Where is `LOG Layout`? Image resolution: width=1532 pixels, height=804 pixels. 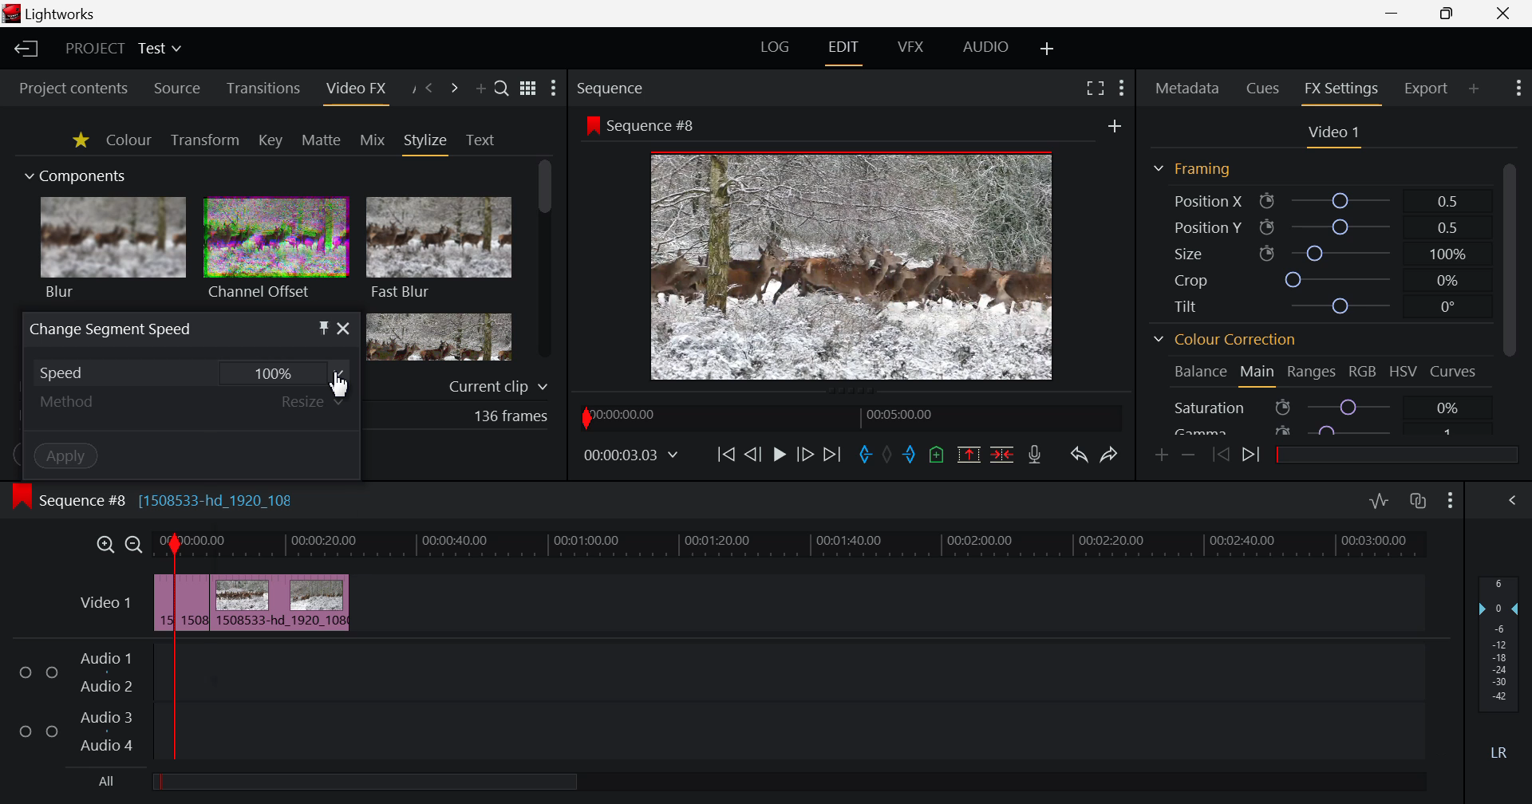 LOG Layout is located at coordinates (776, 48).